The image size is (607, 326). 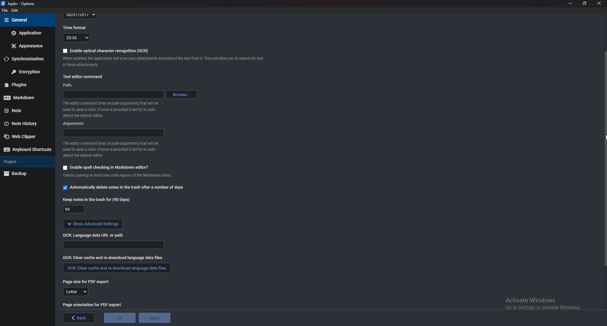 What do you see at coordinates (87, 75) in the screenshot?
I see `Text editor command` at bounding box center [87, 75].